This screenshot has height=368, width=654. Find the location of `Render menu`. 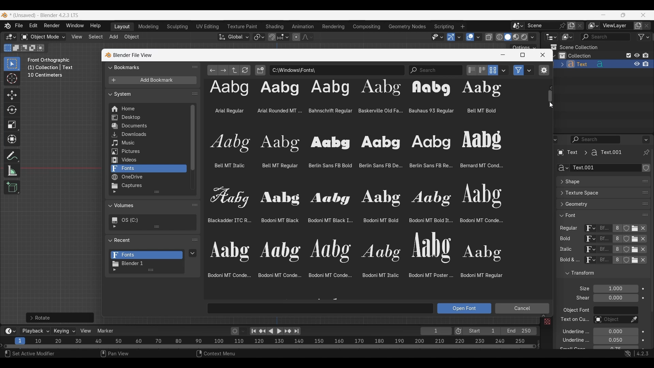

Render menu is located at coordinates (52, 26).